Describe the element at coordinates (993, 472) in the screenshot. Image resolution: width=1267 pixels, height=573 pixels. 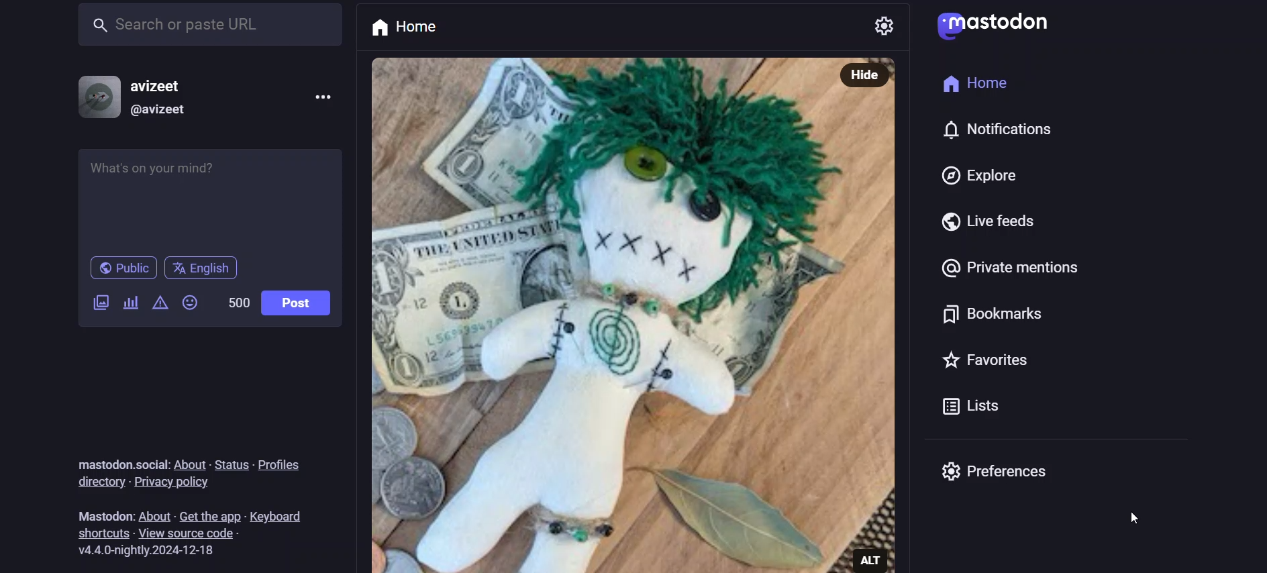
I see `Preferences` at that location.